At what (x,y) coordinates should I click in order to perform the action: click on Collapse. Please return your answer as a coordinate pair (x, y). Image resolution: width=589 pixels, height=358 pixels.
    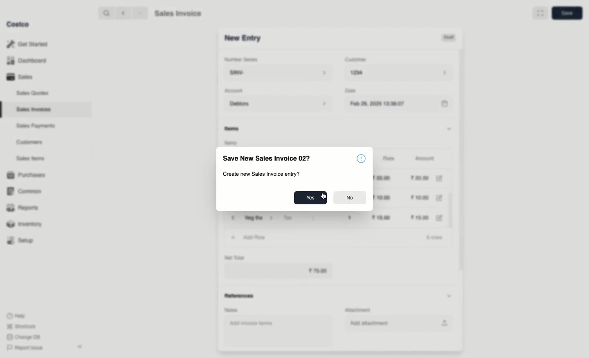
    Looking at the image, I should click on (81, 347).